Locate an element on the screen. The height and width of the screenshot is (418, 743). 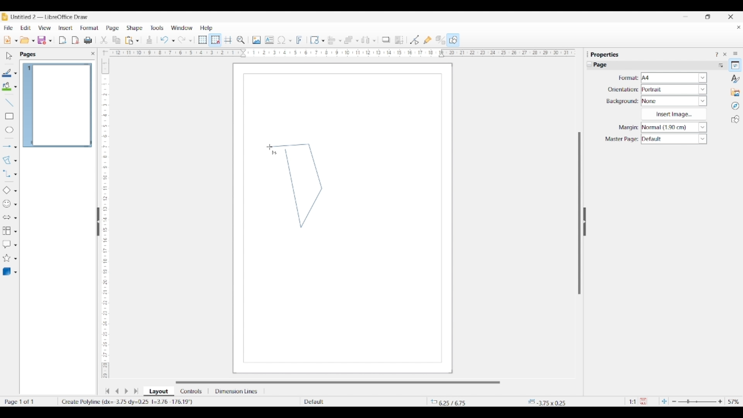
Vertical ruler is located at coordinates (104, 215).